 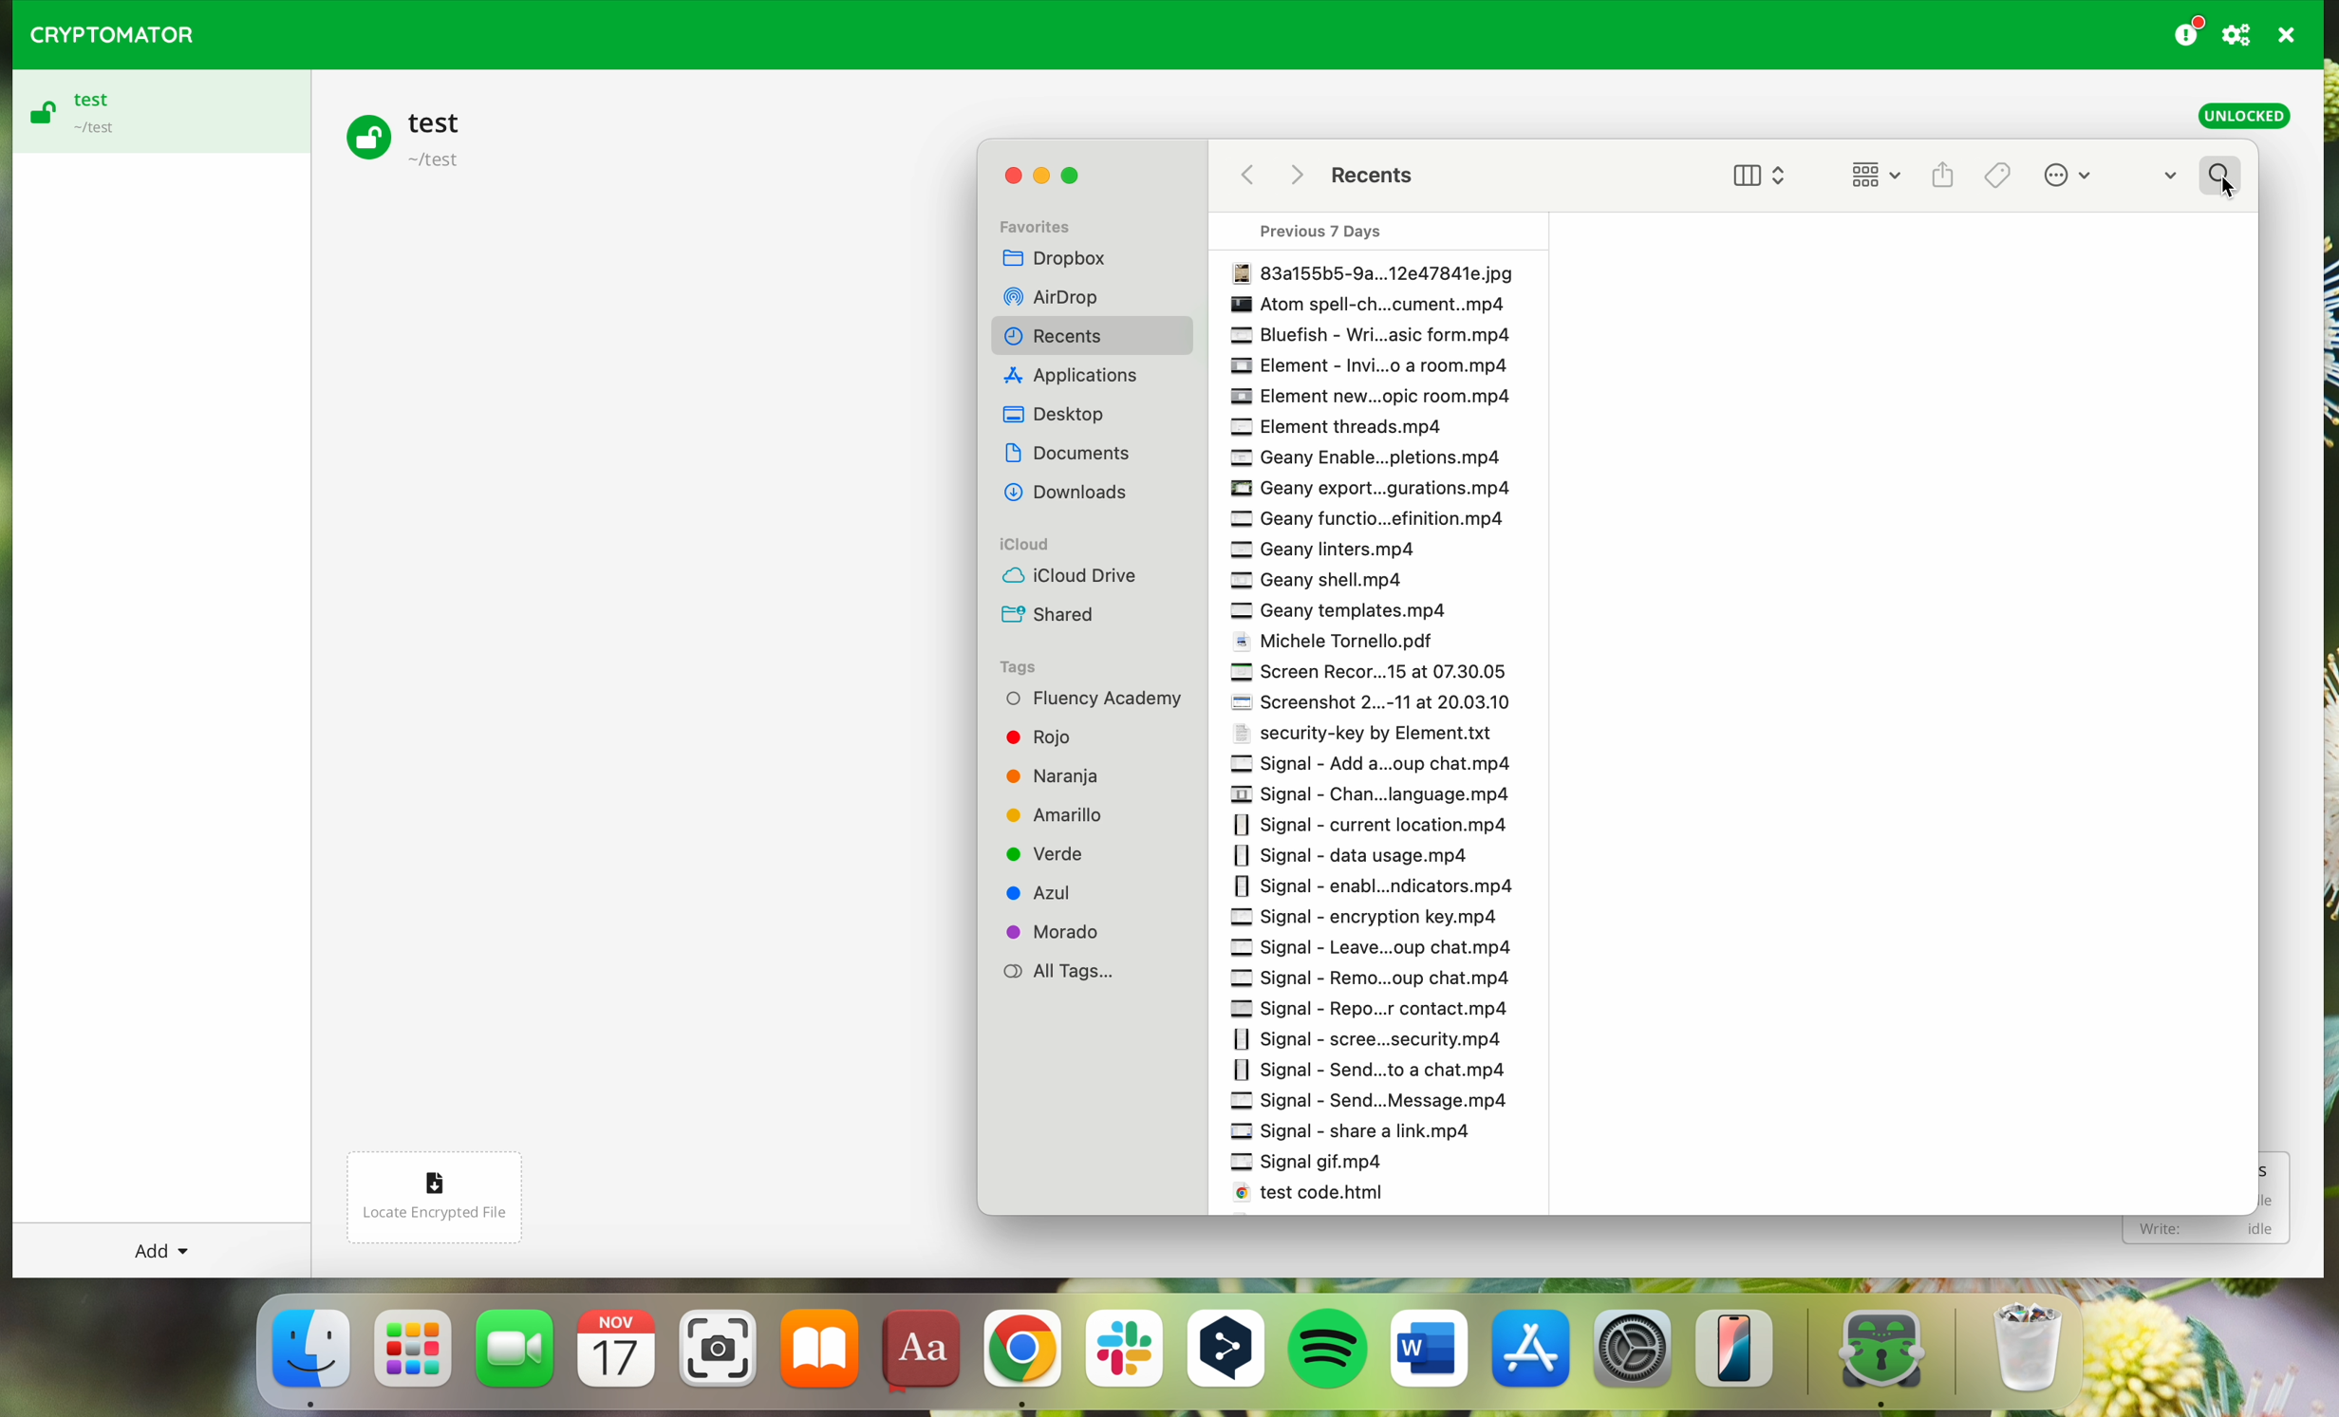 What do you see at coordinates (1756, 183) in the screenshot?
I see `view options` at bounding box center [1756, 183].